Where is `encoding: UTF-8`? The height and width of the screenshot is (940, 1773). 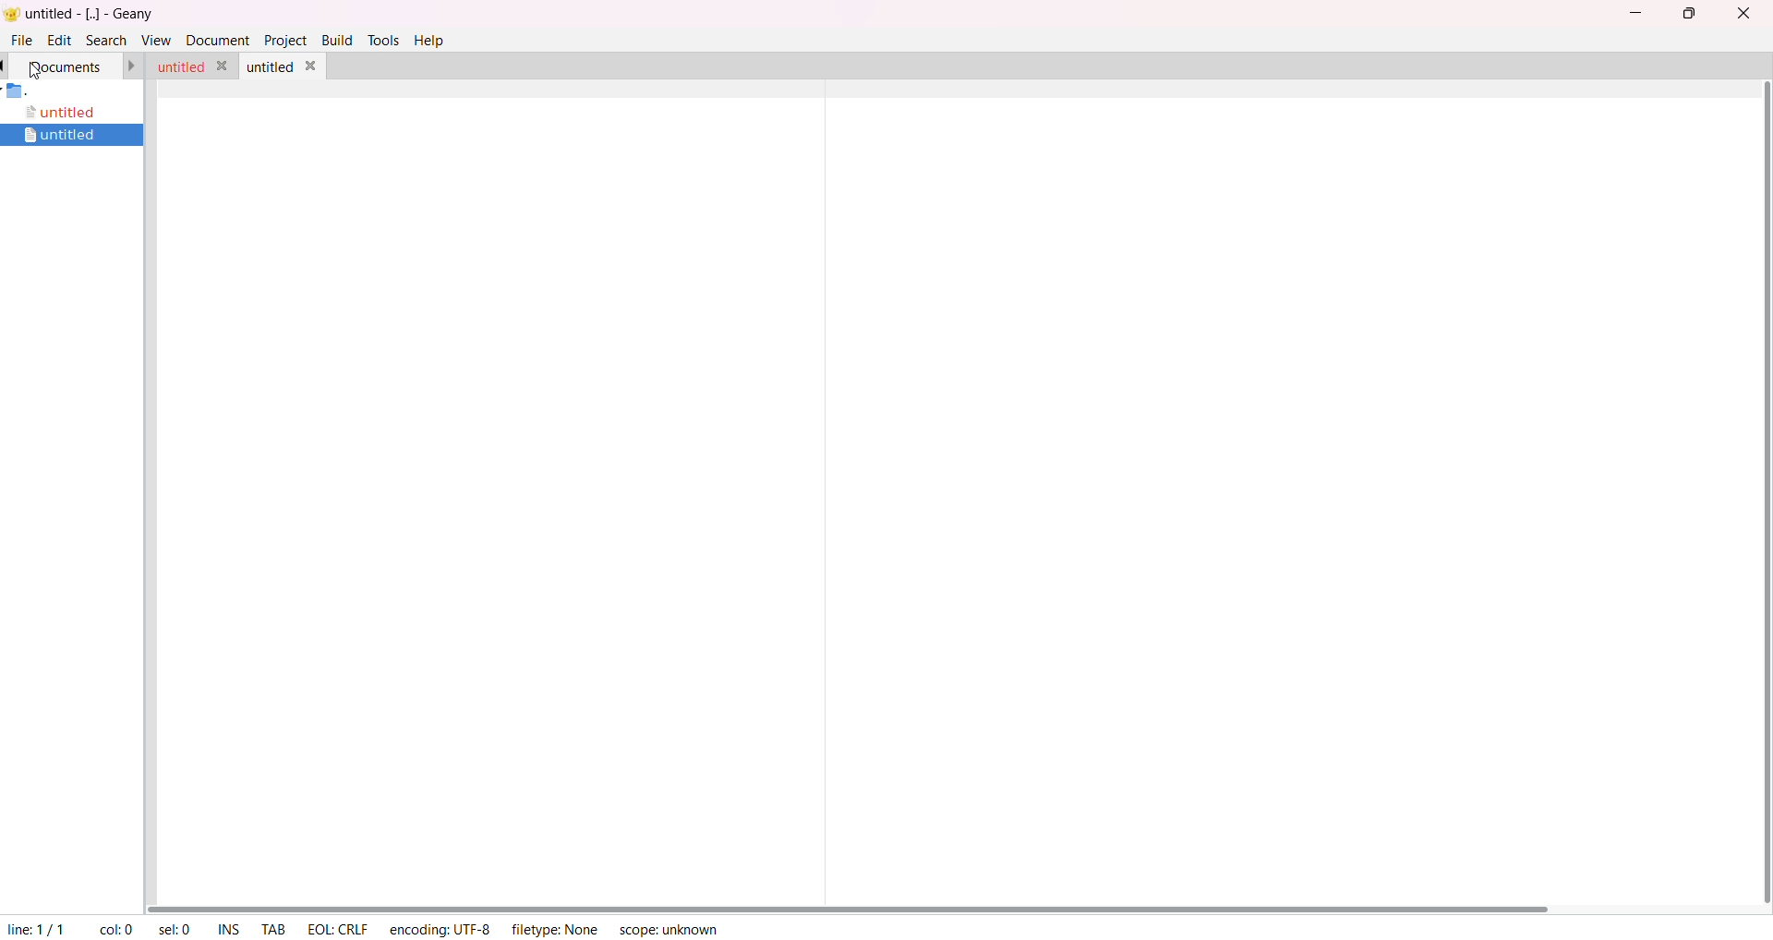 encoding: UTF-8 is located at coordinates (438, 929).